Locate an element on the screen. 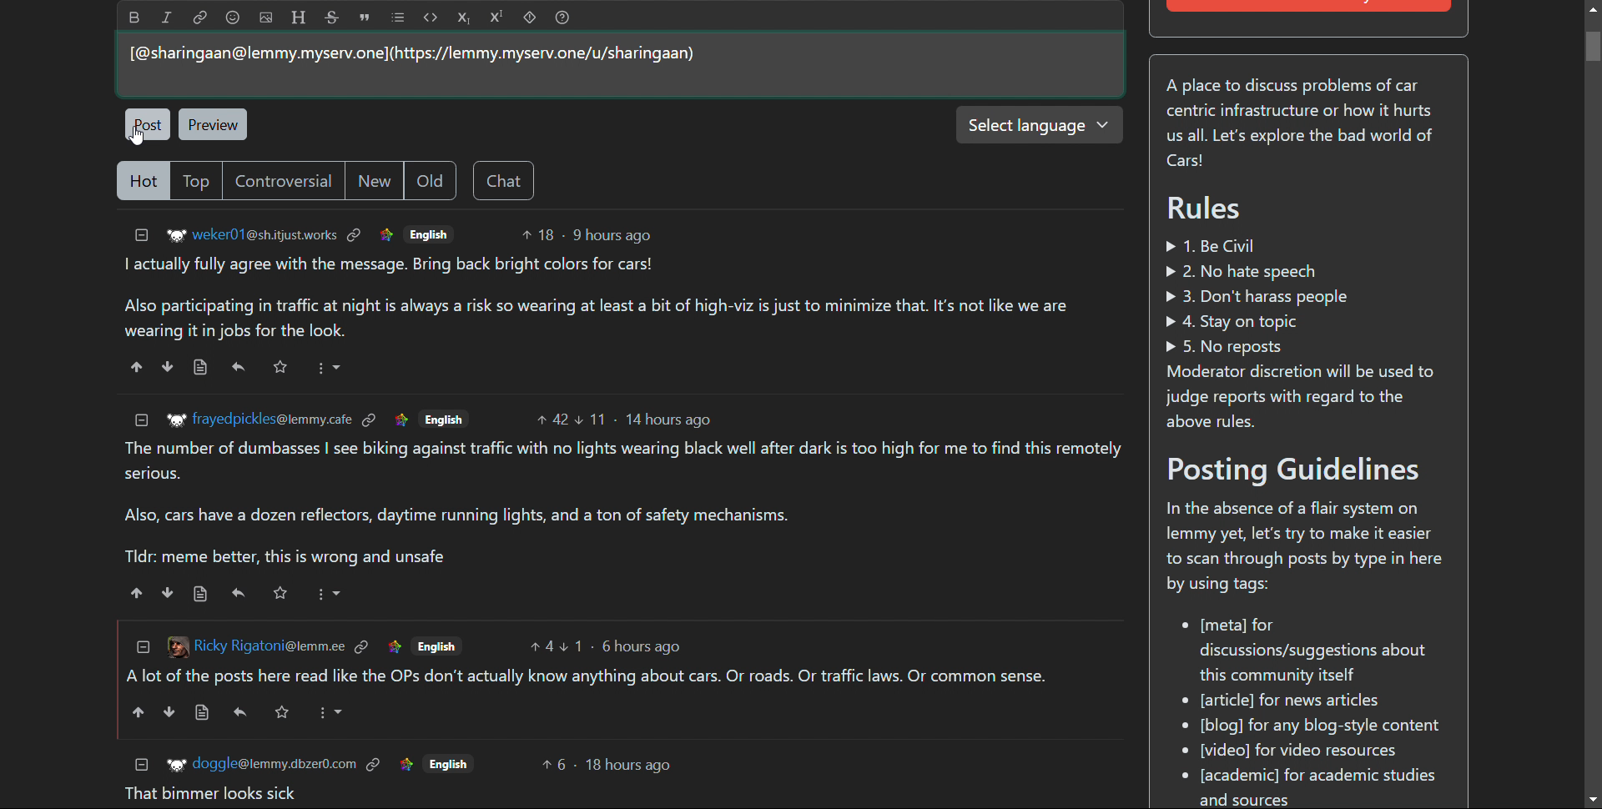  help is located at coordinates (562, 18).